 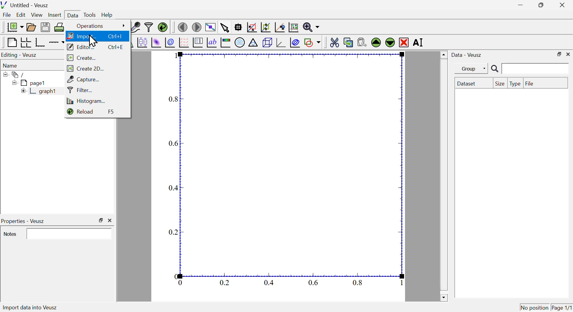 I want to click on Reload F5, so click(x=94, y=112).